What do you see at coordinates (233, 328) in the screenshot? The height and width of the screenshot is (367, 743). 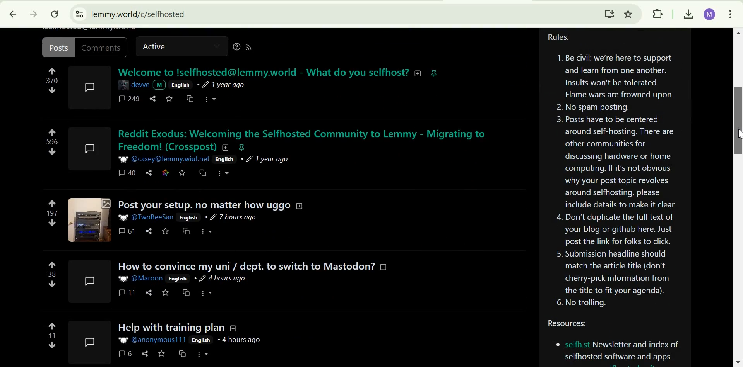 I see `Collapse` at bounding box center [233, 328].